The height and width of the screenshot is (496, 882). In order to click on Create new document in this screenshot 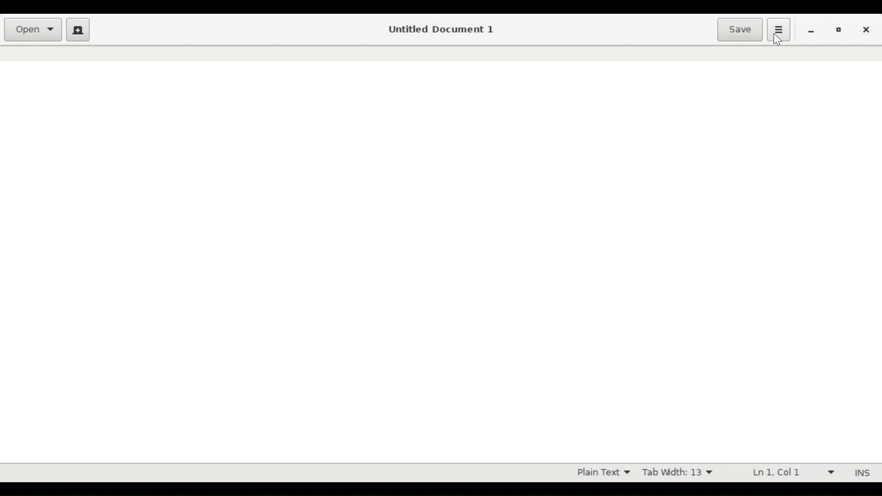, I will do `click(79, 29)`.